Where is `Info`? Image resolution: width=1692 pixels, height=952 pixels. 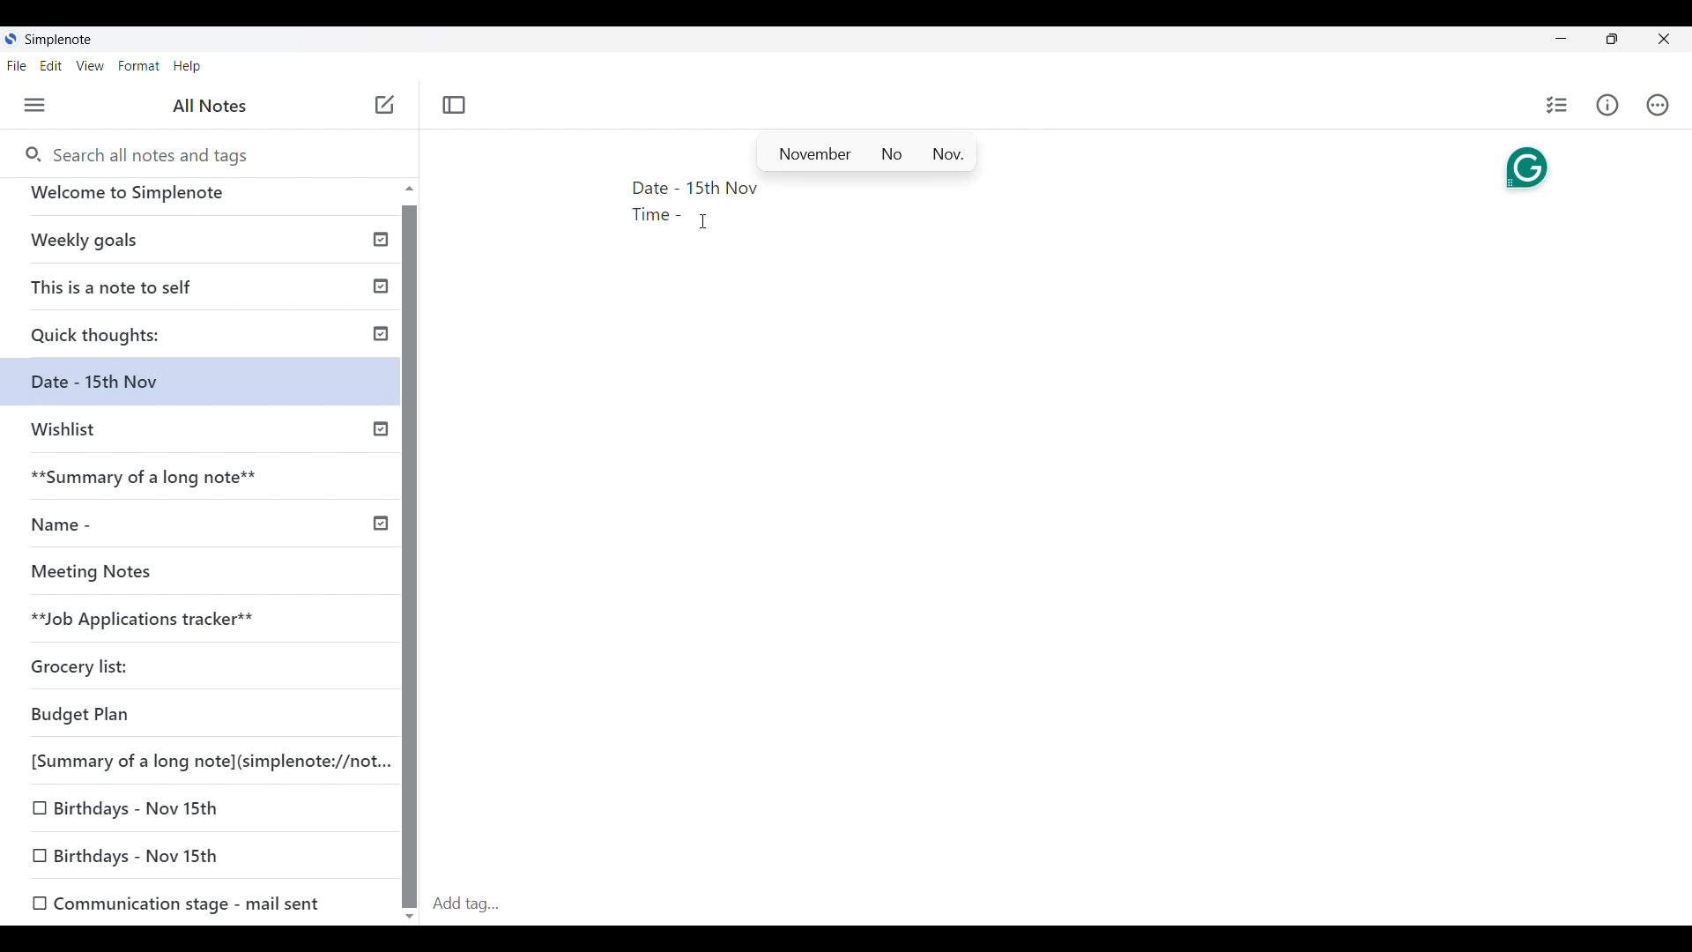 Info is located at coordinates (1607, 105).